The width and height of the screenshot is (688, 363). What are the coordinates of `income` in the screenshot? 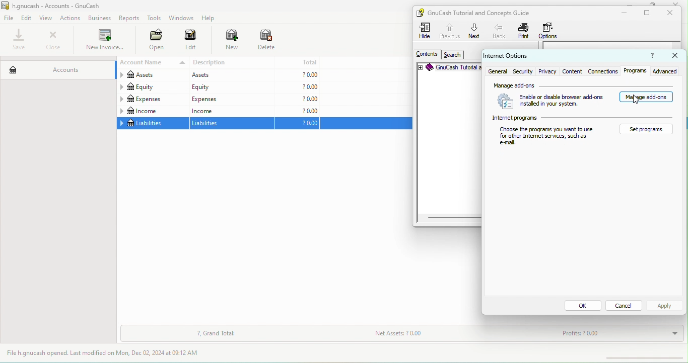 It's located at (231, 111).